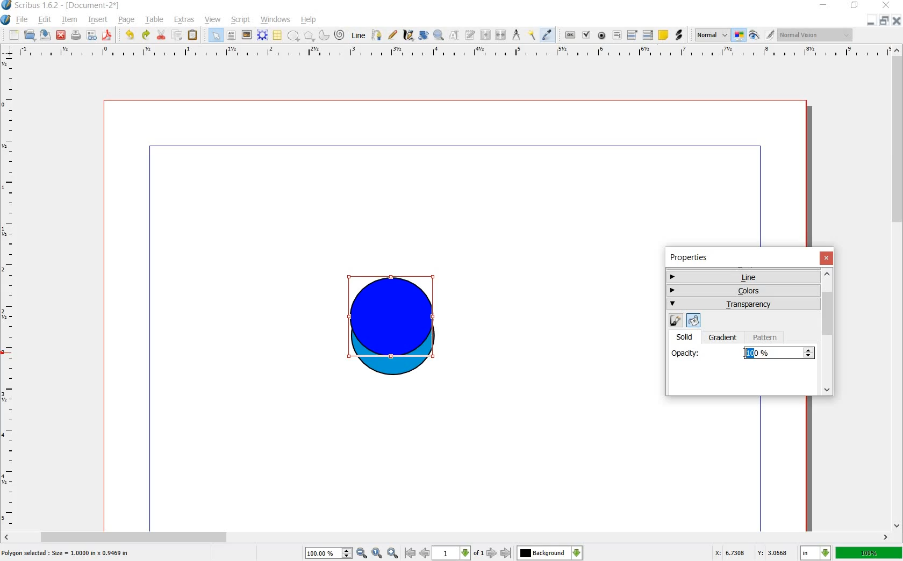 Image resolution: width=903 pixels, height=561 pixels. Describe the element at coordinates (155, 20) in the screenshot. I see `table` at that location.